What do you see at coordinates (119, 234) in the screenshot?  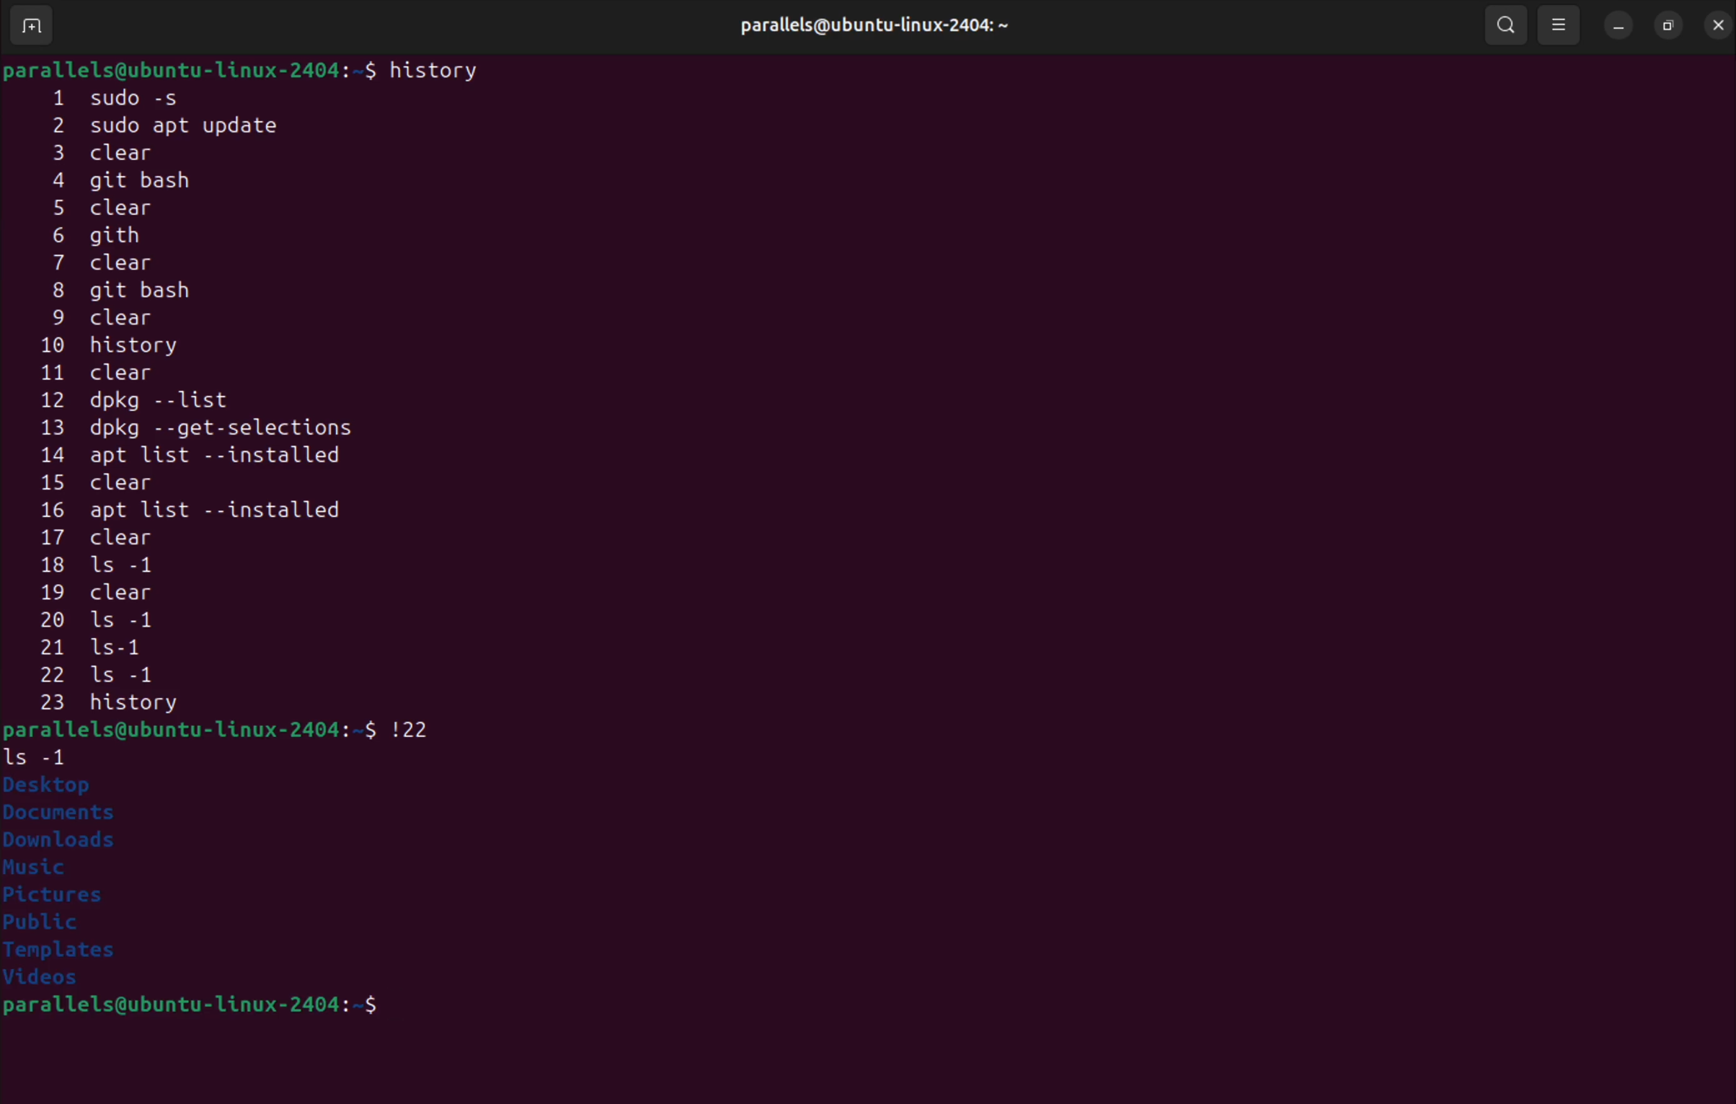 I see `6 gith` at bounding box center [119, 234].